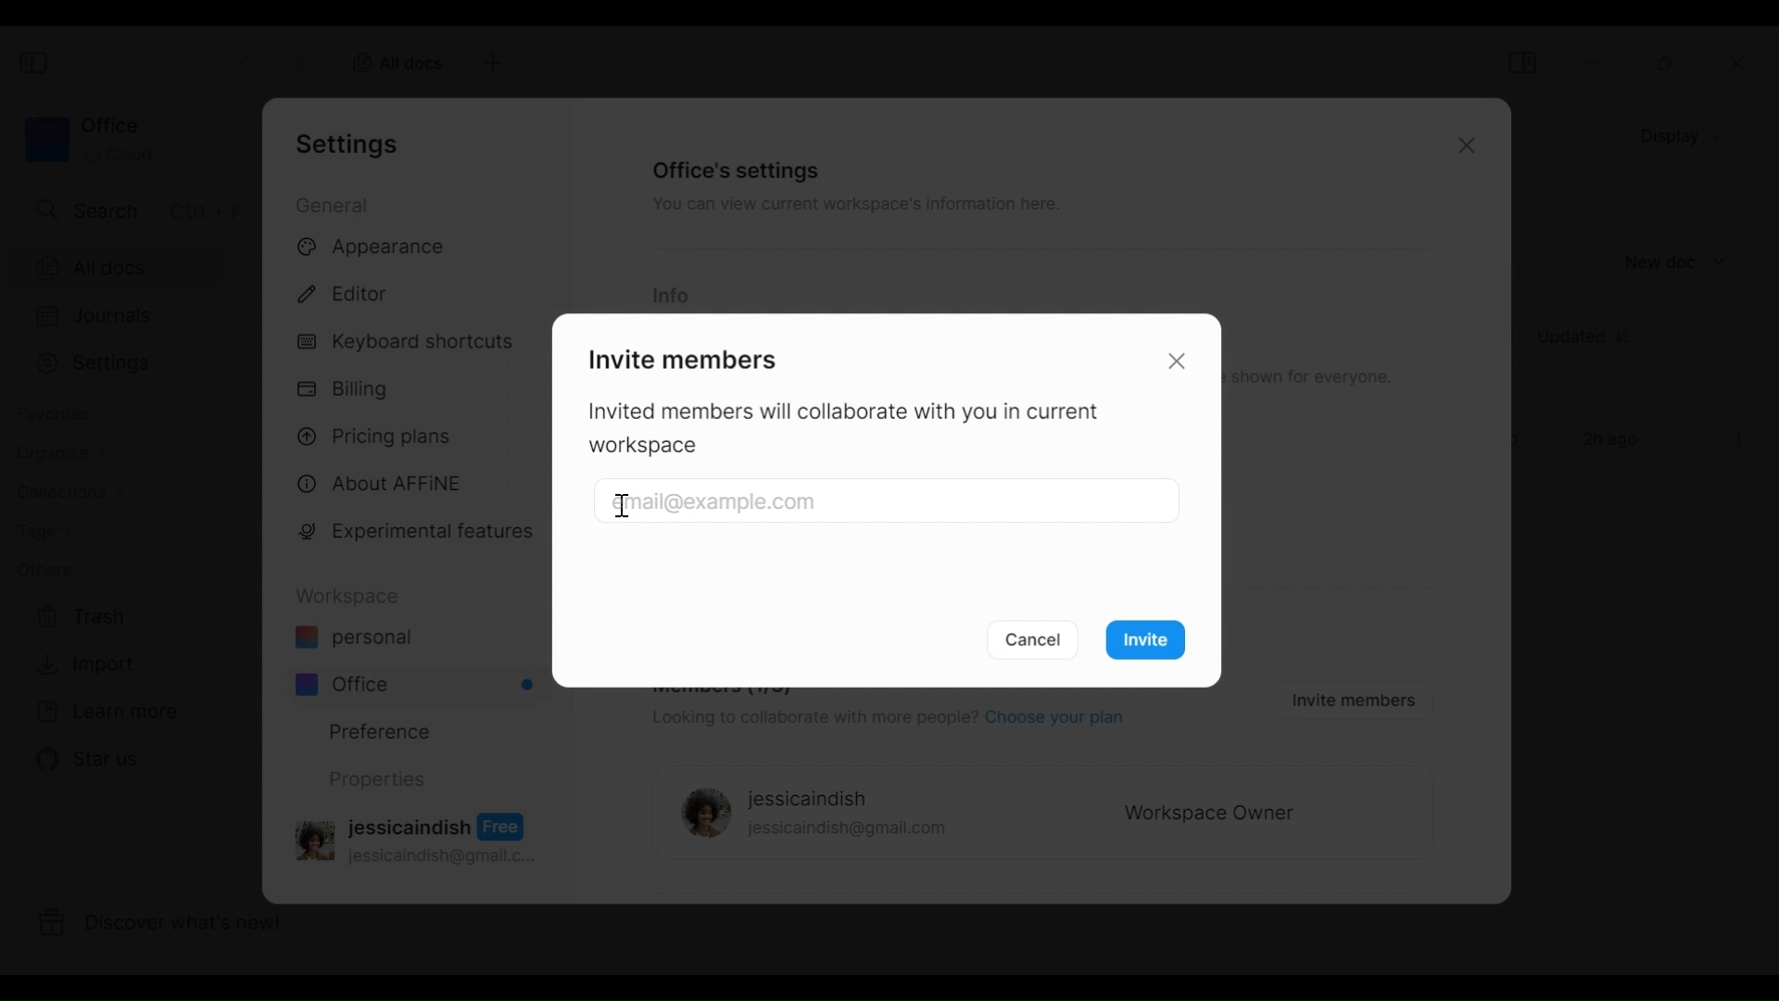  I want to click on Go back, so click(248, 60).